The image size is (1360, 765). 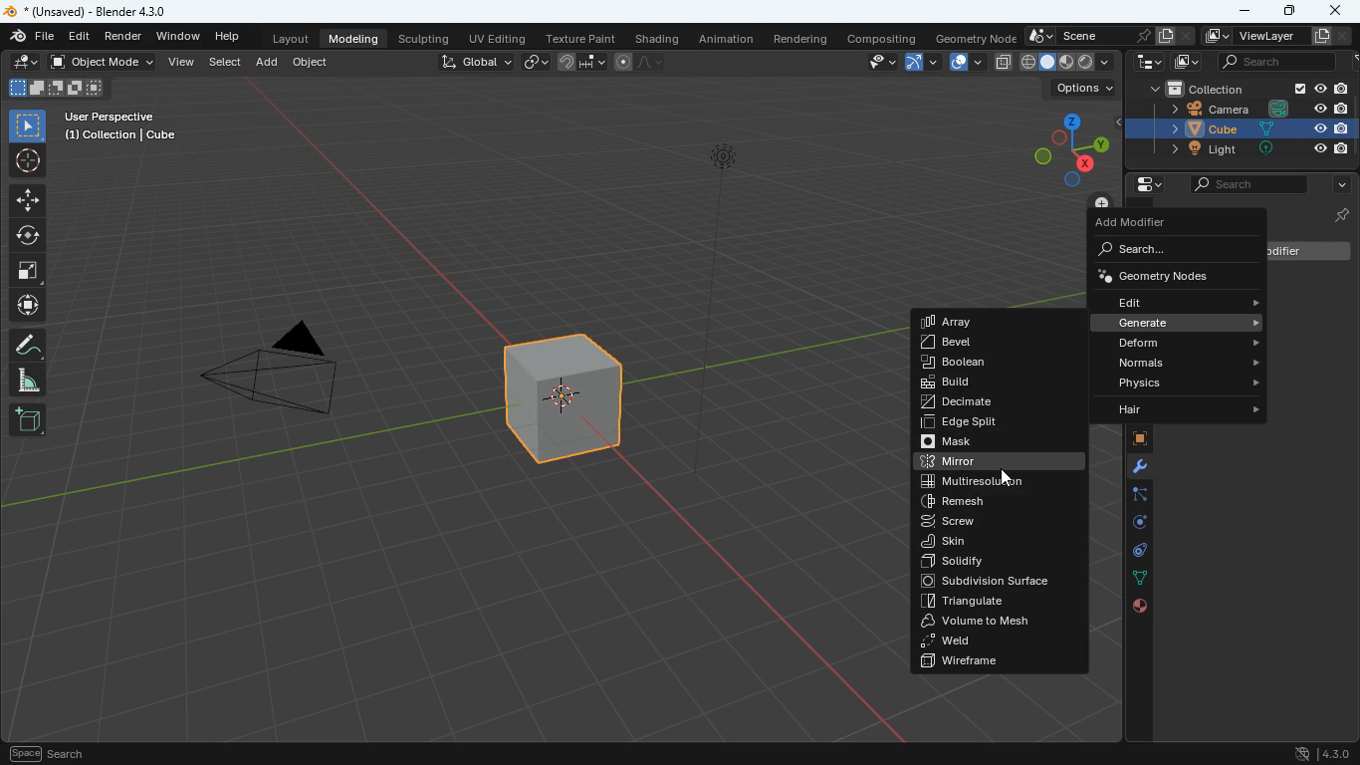 What do you see at coordinates (1108, 37) in the screenshot?
I see `scene` at bounding box center [1108, 37].